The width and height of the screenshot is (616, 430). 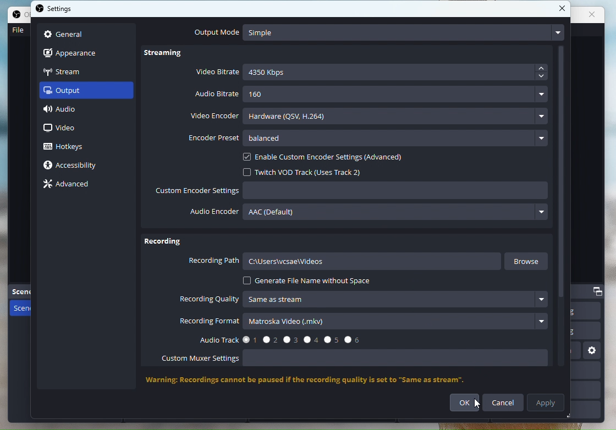 What do you see at coordinates (76, 52) in the screenshot?
I see `Apperance` at bounding box center [76, 52].